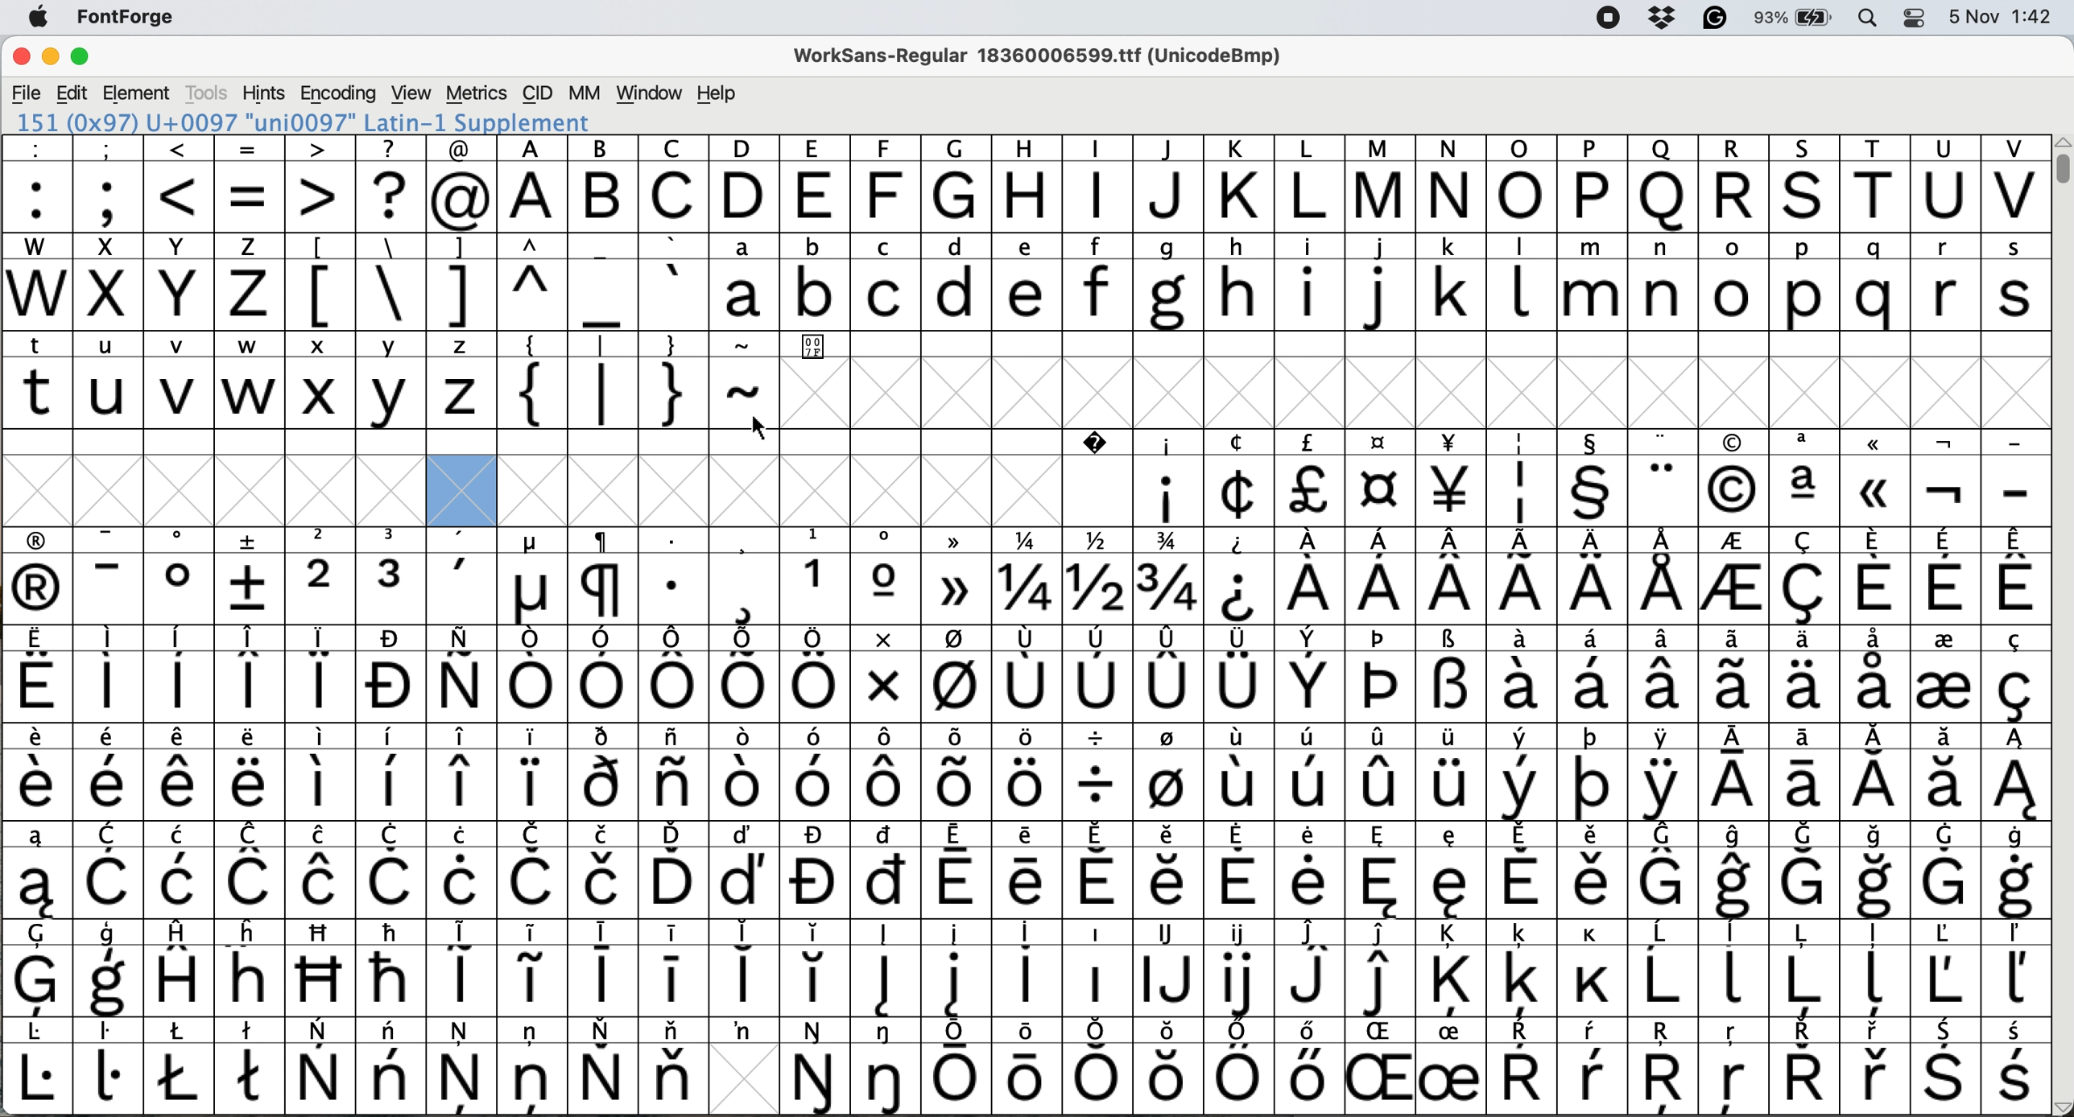  What do you see at coordinates (1165, 283) in the screenshot?
I see `g` at bounding box center [1165, 283].